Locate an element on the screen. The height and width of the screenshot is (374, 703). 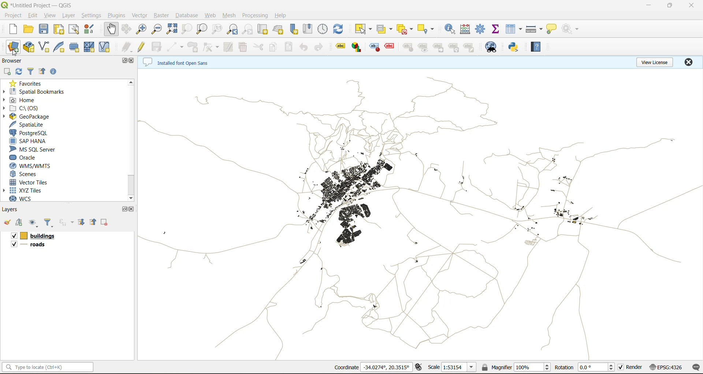
label tool is located at coordinates (358, 47).